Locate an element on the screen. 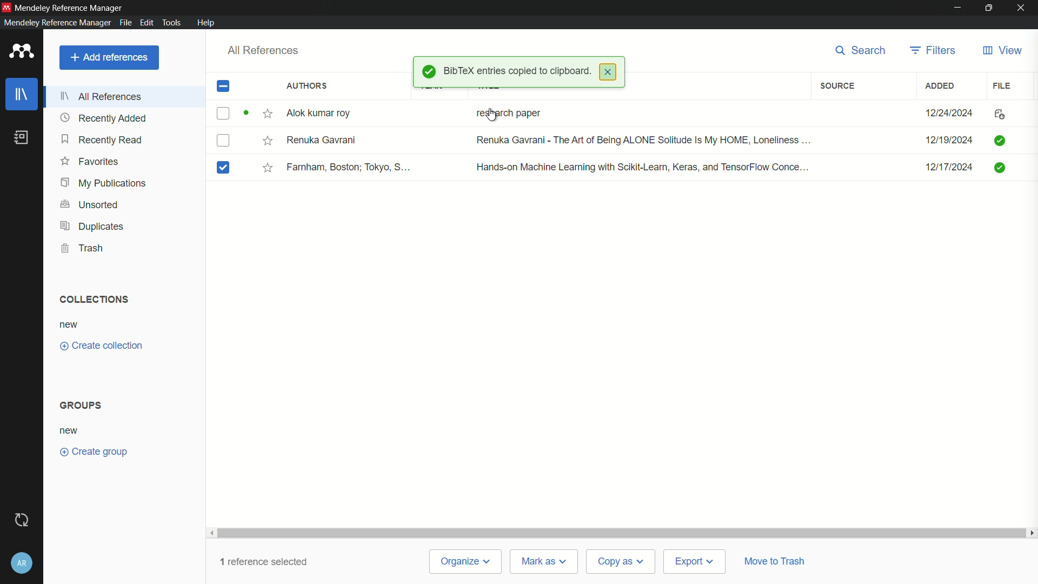 The image size is (1038, 584). duplicates is located at coordinates (90, 226).